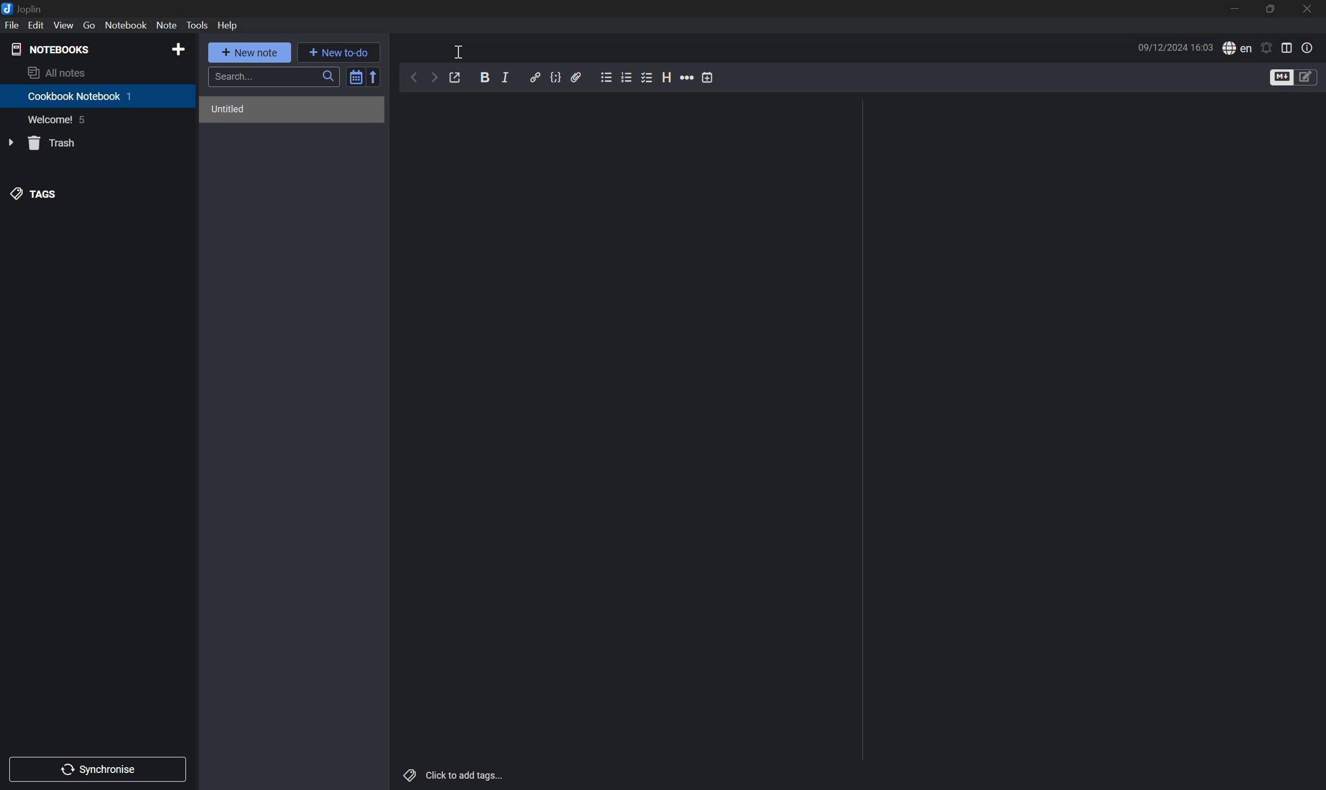 The width and height of the screenshot is (1326, 790). Describe the element at coordinates (459, 50) in the screenshot. I see `Cursor` at that location.